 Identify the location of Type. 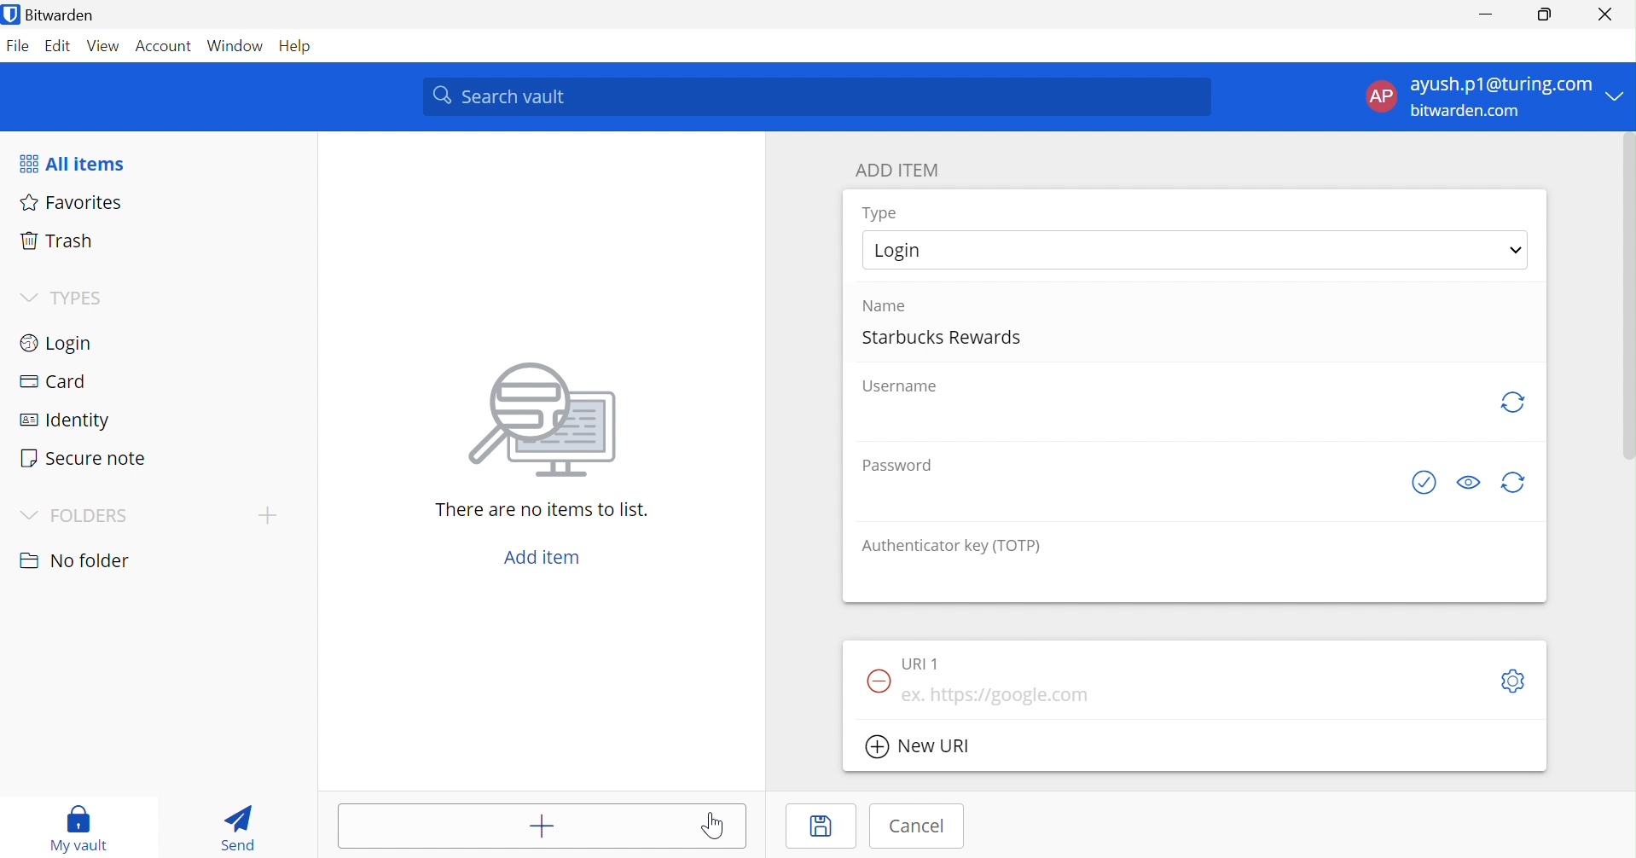
(882, 213).